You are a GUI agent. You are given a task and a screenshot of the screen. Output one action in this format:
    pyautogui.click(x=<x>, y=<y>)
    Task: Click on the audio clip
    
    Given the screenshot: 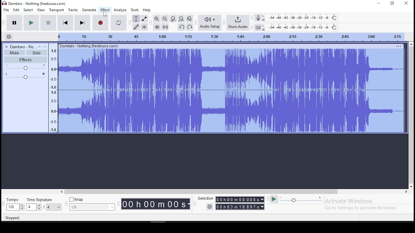 What is the action you would take?
    pyautogui.click(x=232, y=90)
    